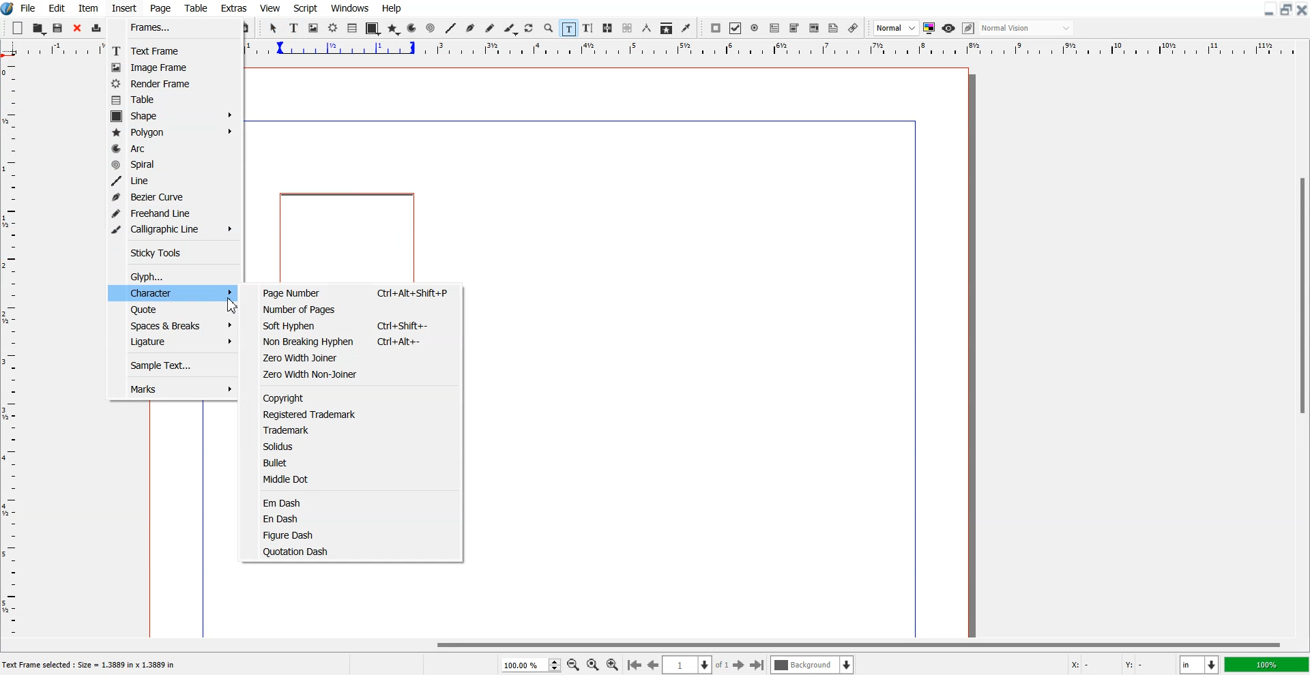  I want to click on Line, so click(450, 28).